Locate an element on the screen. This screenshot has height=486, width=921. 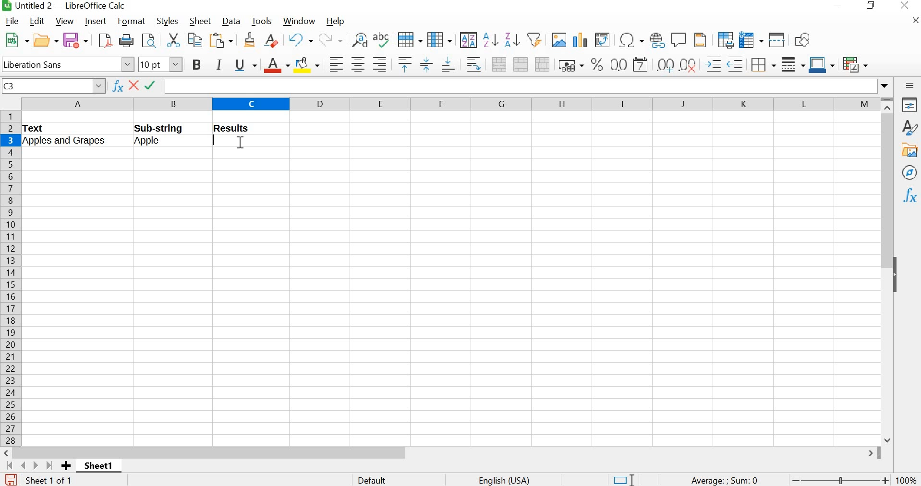
copy is located at coordinates (194, 39).